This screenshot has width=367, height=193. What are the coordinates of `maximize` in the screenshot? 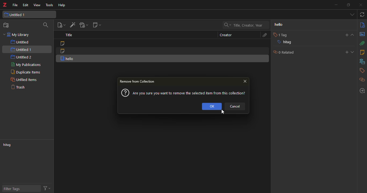 It's located at (348, 5).